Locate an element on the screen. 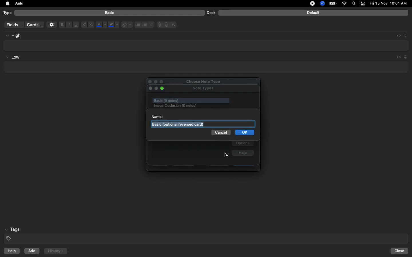 Image resolution: width=412 pixels, height=257 pixels. Underline is located at coordinates (76, 25).